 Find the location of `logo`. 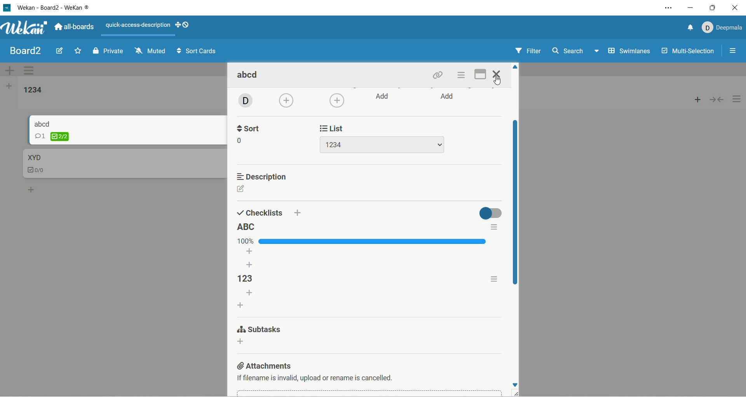

logo is located at coordinates (6, 8).